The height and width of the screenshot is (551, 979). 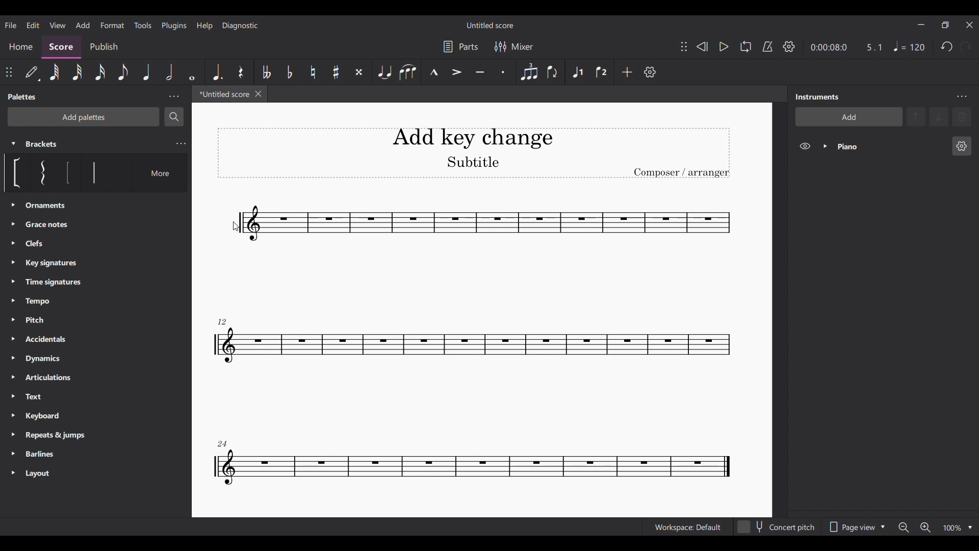 I want to click on Toggle flat, so click(x=290, y=72).